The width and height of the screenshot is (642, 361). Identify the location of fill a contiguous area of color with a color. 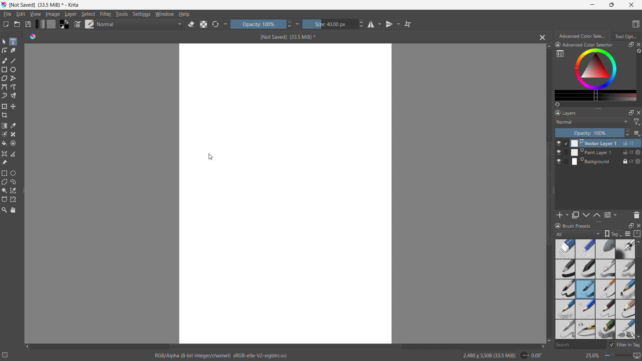
(4, 143).